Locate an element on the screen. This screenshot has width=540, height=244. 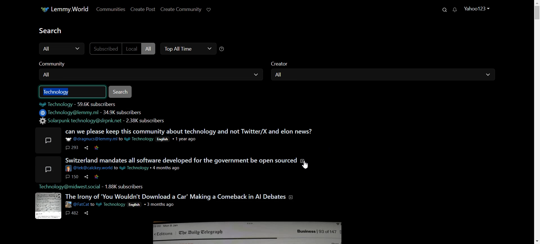
Creator is located at coordinates (285, 63).